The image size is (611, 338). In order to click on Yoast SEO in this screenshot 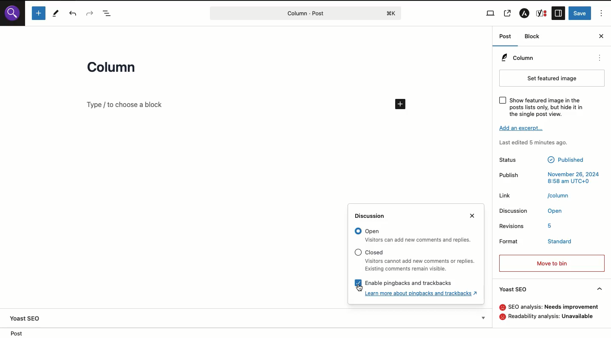, I will do `click(551, 289)`.